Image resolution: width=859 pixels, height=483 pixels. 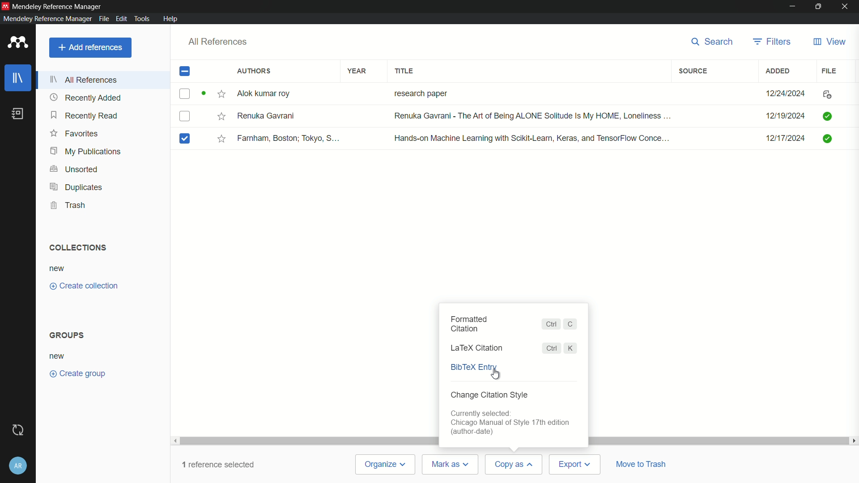 I want to click on trash, so click(x=69, y=204).